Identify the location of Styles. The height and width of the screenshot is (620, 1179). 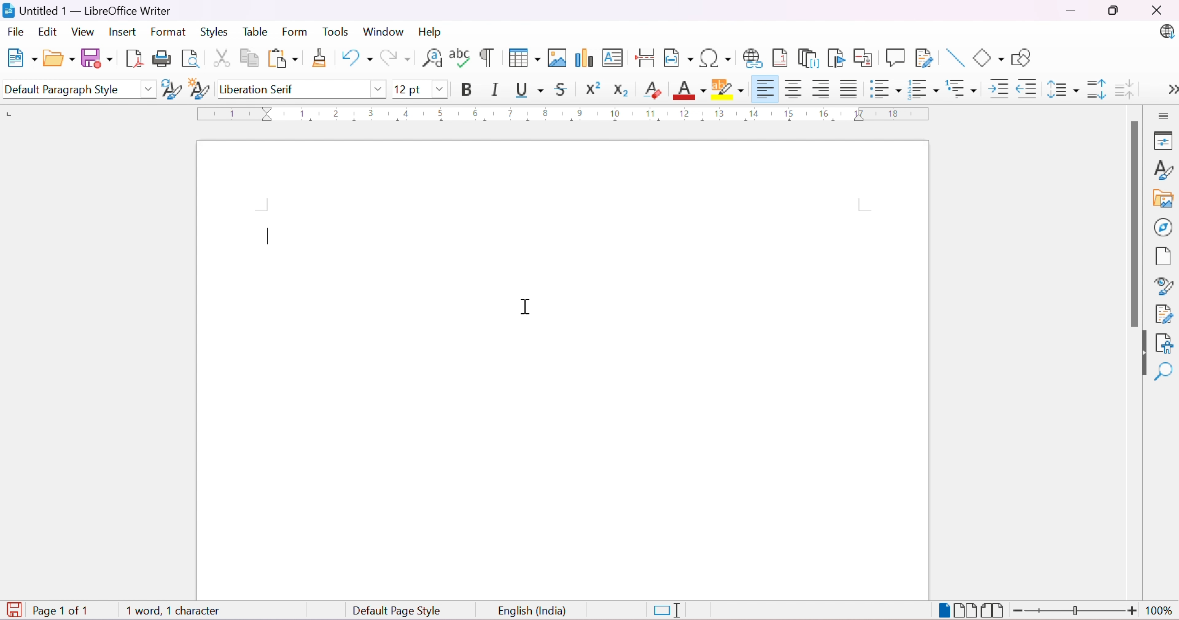
(212, 31).